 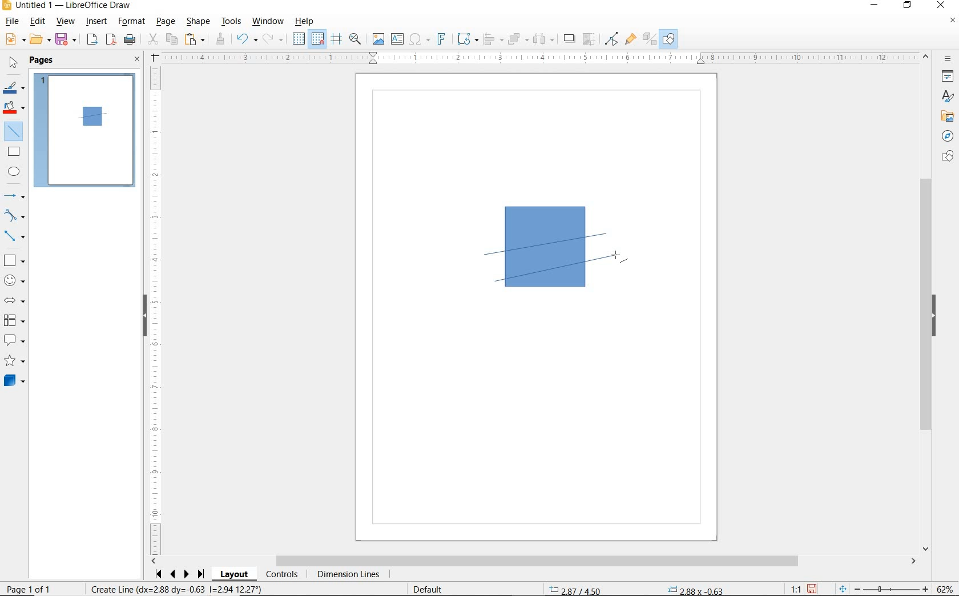 I want to click on SAVE, so click(x=812, y=589).